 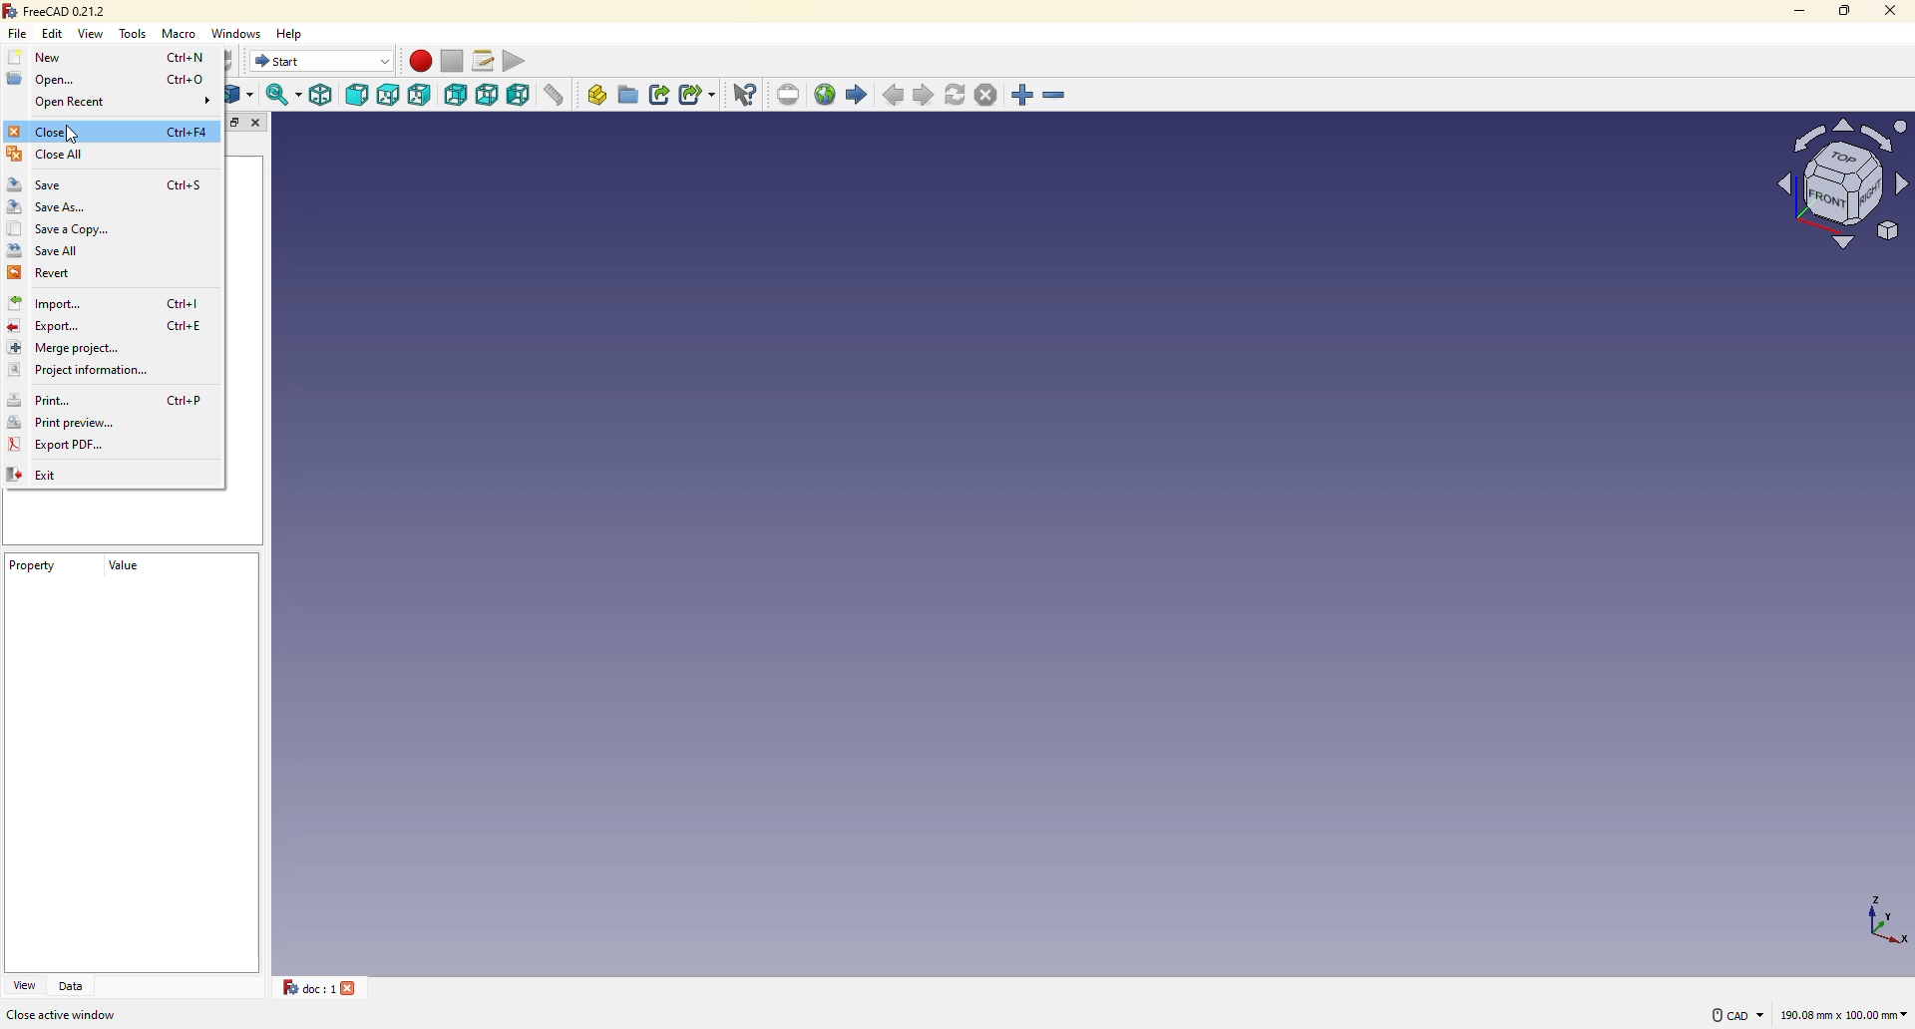 What do you see at coordinates (302, 987) in the screenshot?
I see `doc 1` at bounding box center [302, 987].